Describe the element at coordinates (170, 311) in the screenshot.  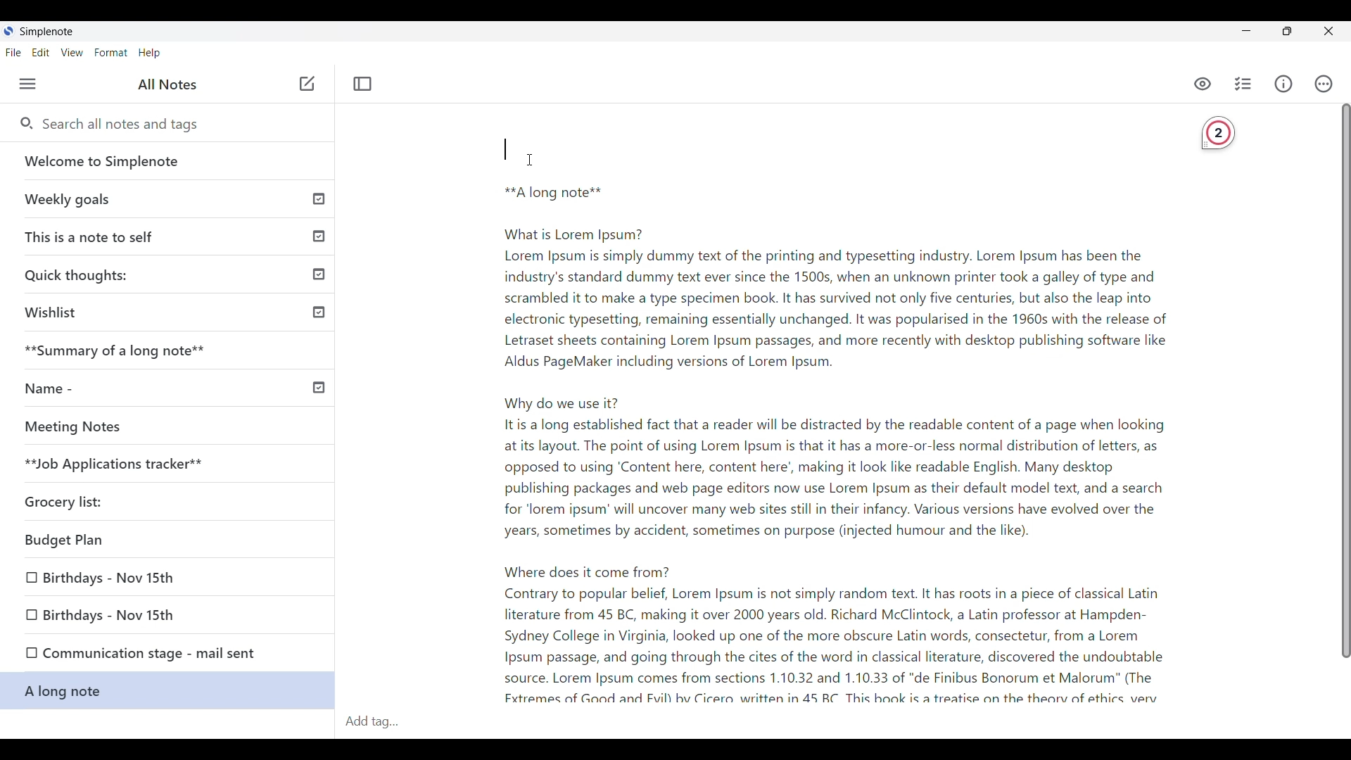
I see `Wishlist` at that location.